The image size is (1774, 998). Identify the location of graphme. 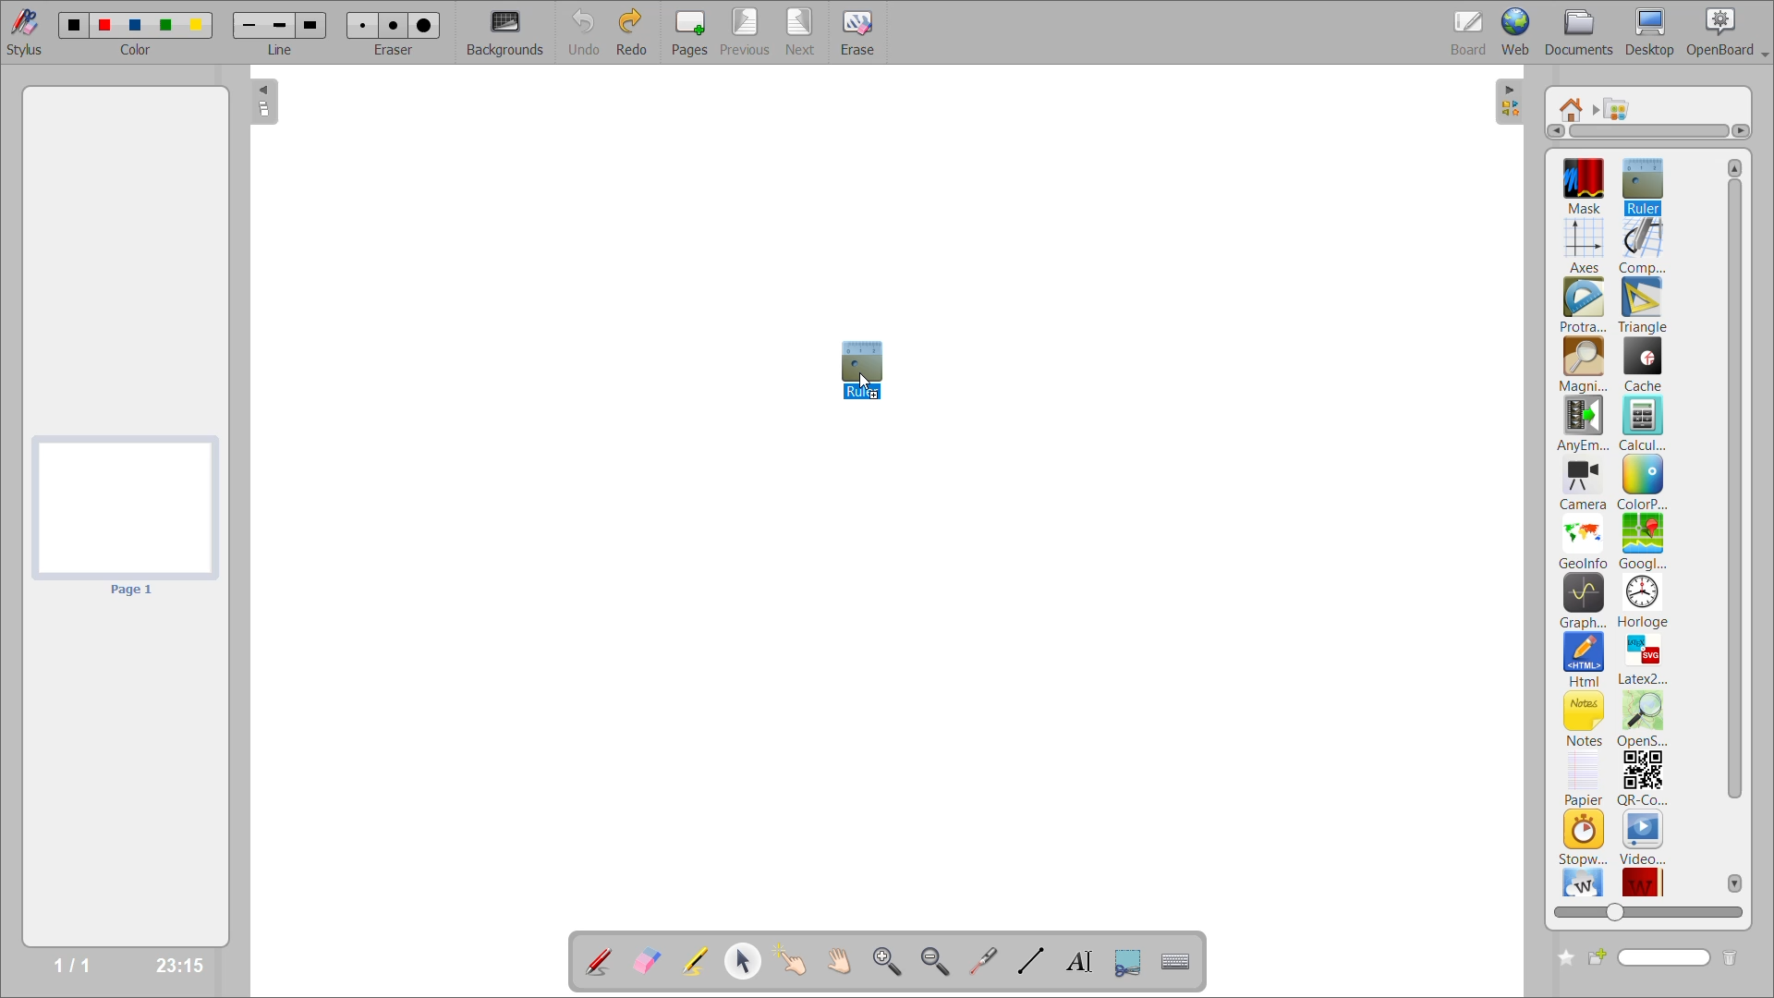
(1584, 602).